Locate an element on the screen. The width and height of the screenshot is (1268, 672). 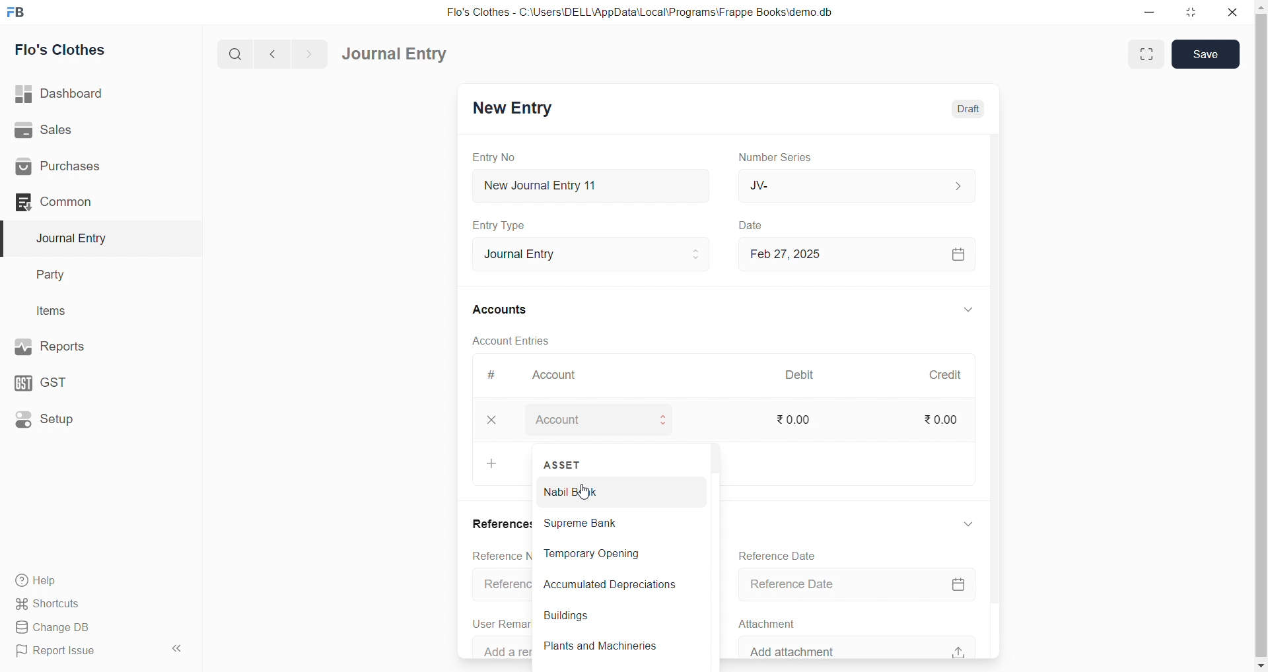
Date is located at coordinates (757, 226).